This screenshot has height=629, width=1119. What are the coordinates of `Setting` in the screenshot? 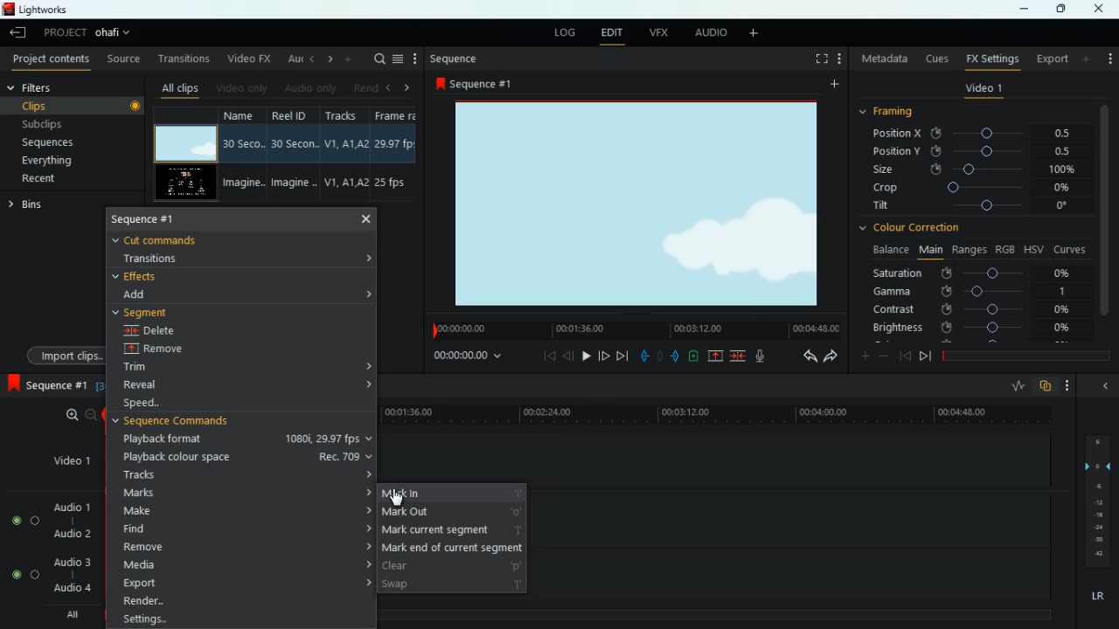 It's located at (839, 59).